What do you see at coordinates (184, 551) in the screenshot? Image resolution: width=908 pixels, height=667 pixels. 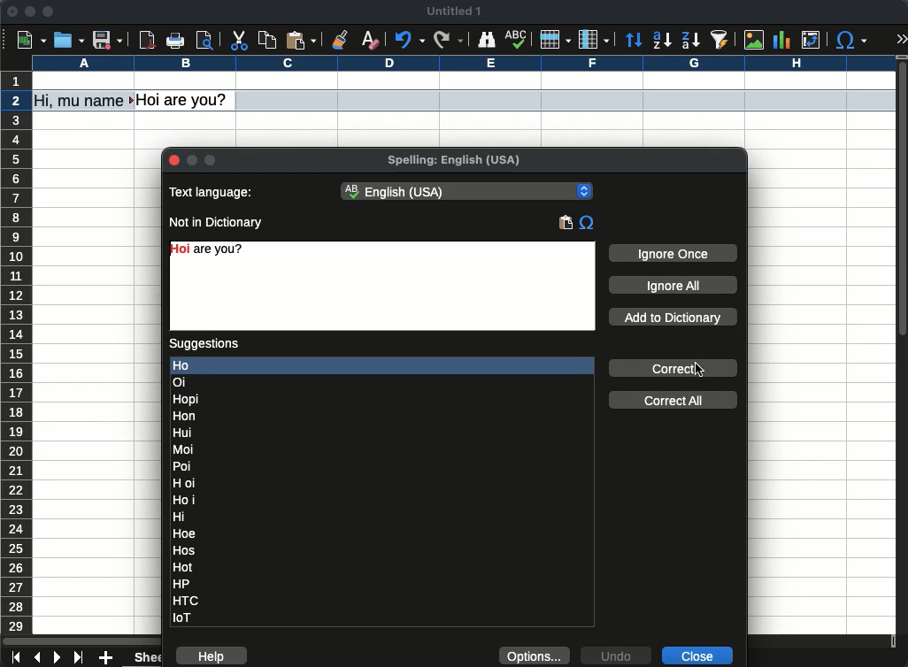 I see `Hos` at bounding box center [184, 551].